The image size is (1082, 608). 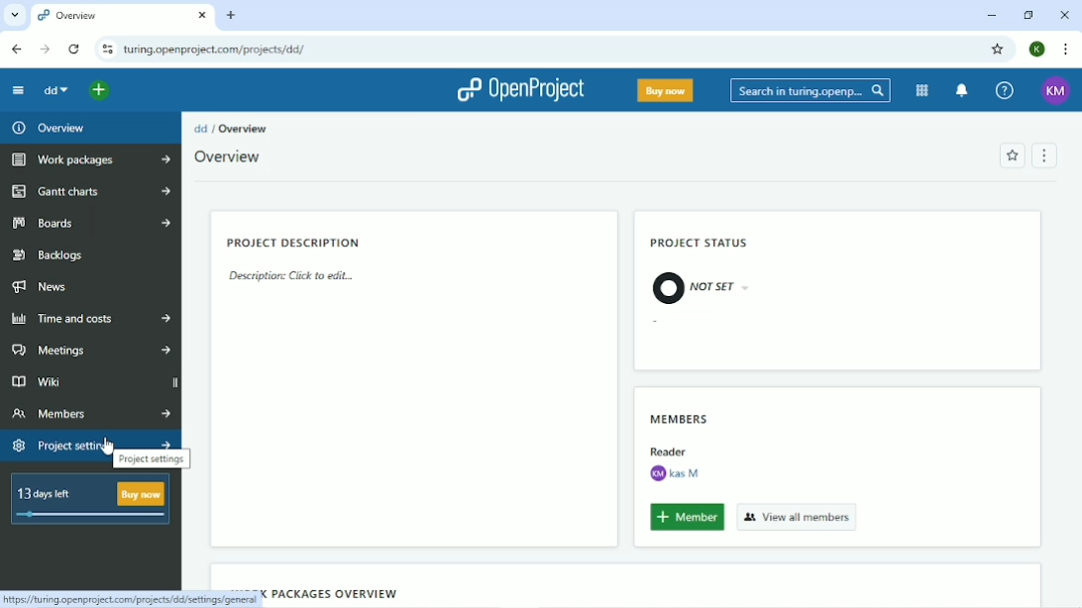 What do you see at coordinates (685, 517) in the screenshot?
I see `Member` at bounding box center [685, 517].